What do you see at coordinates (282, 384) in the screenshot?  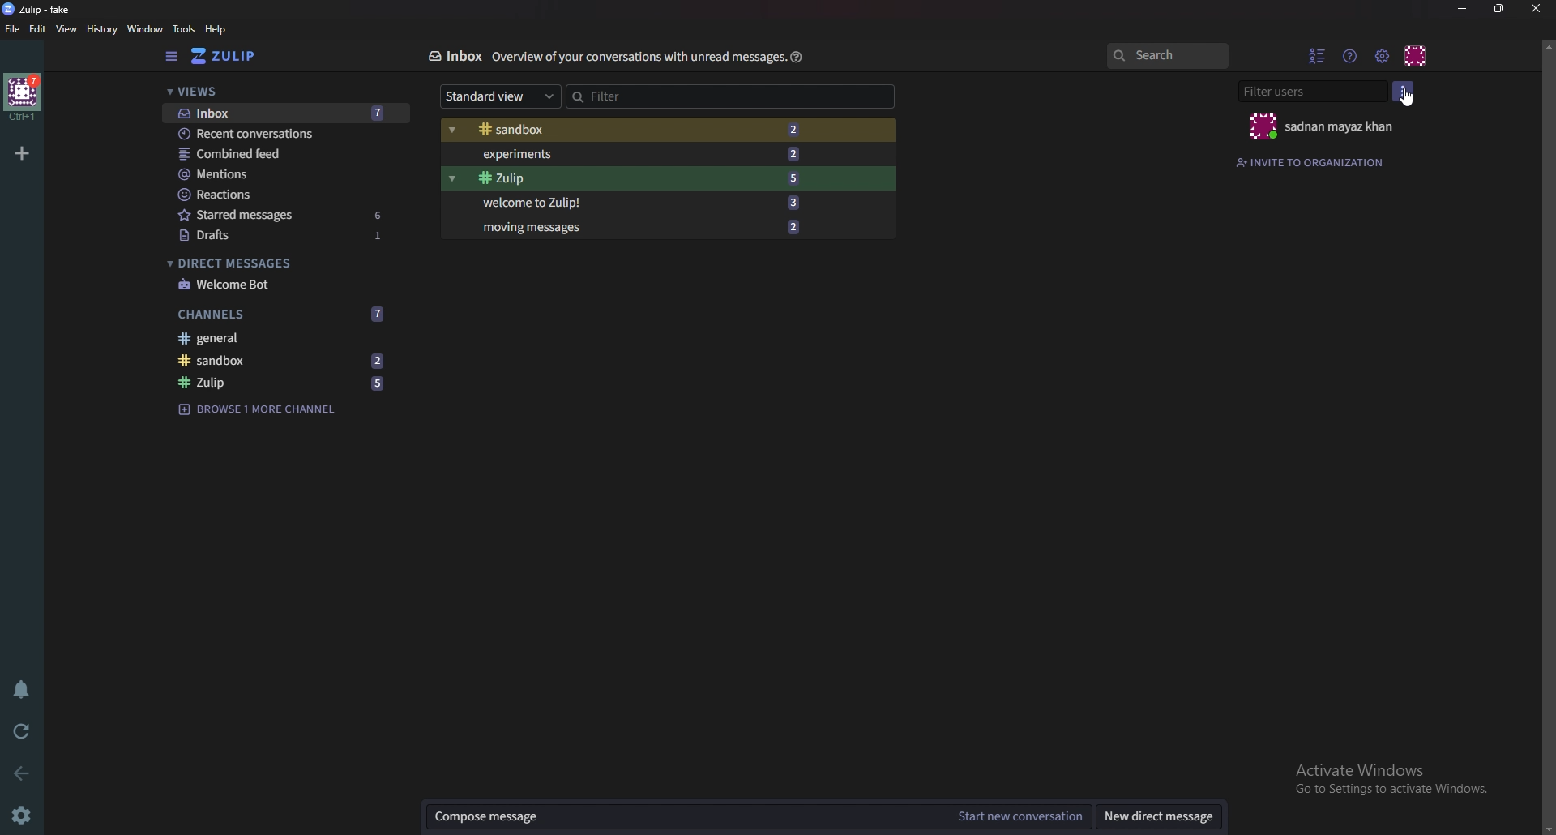 I see `Zulip` at bounding box center [282, 384].